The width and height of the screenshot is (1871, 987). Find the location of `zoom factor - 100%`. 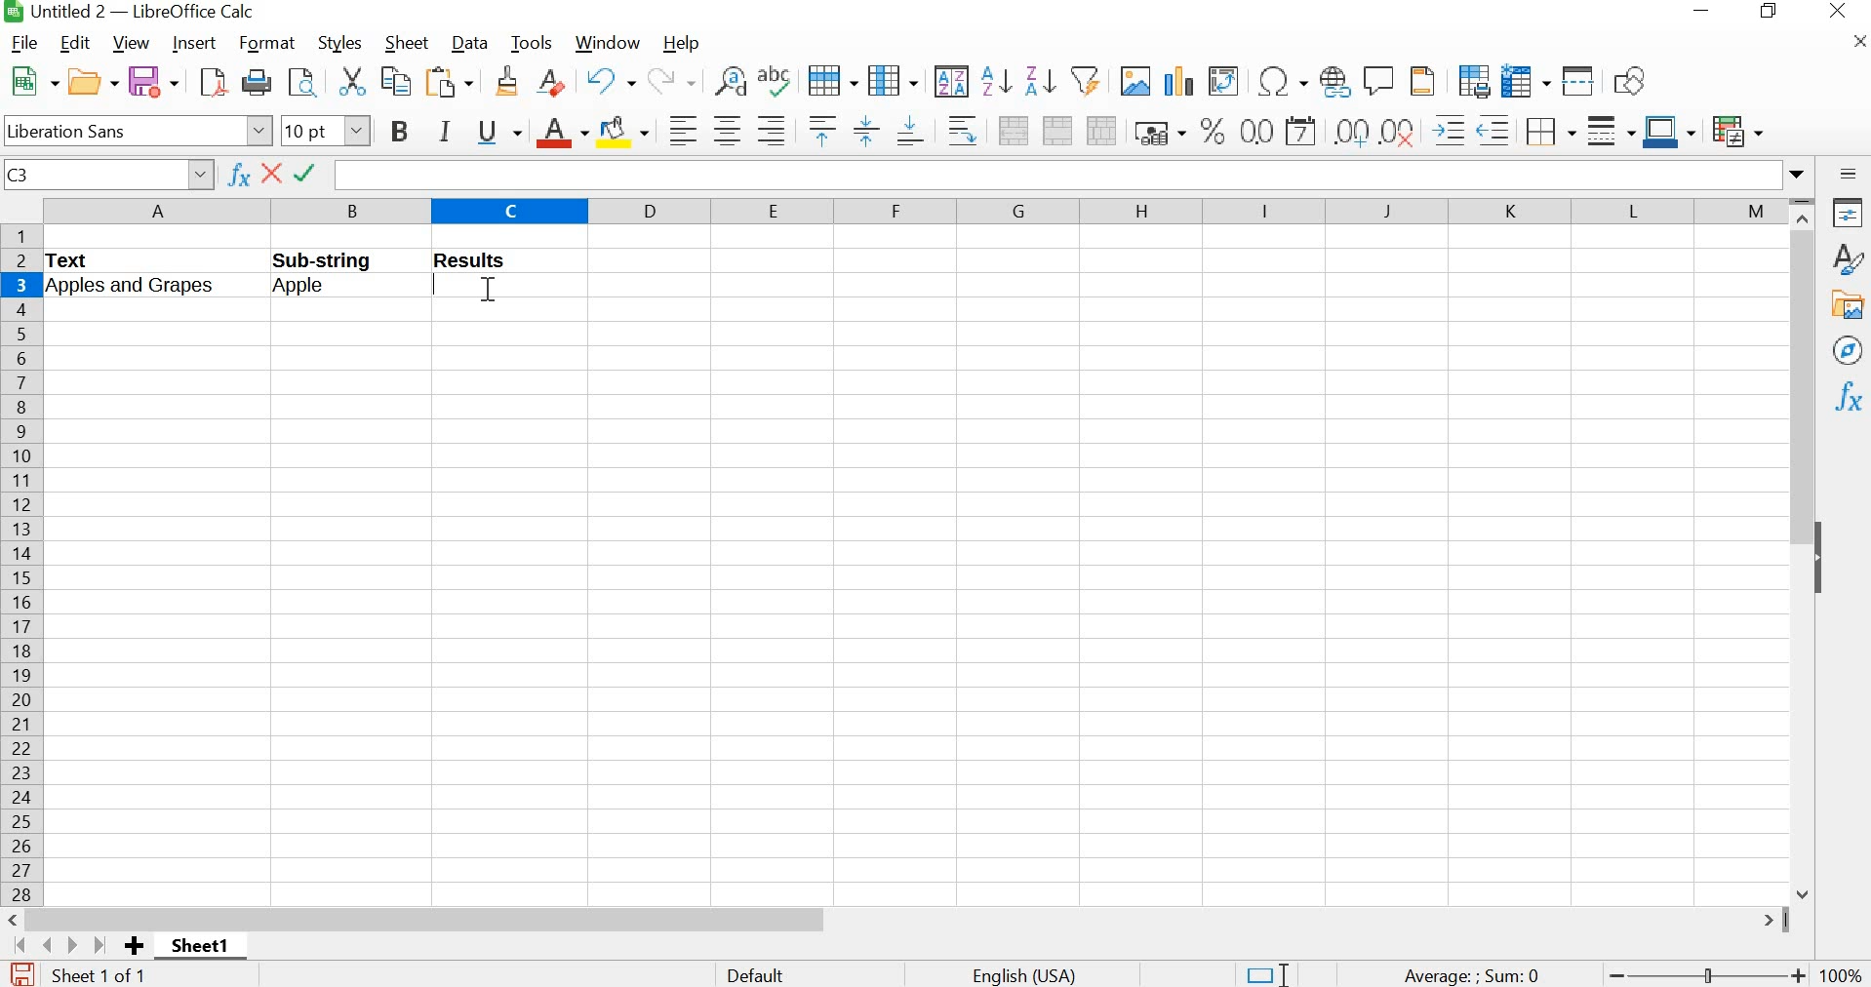

zoom factor - 100% is located at coordinates (1843, 975).